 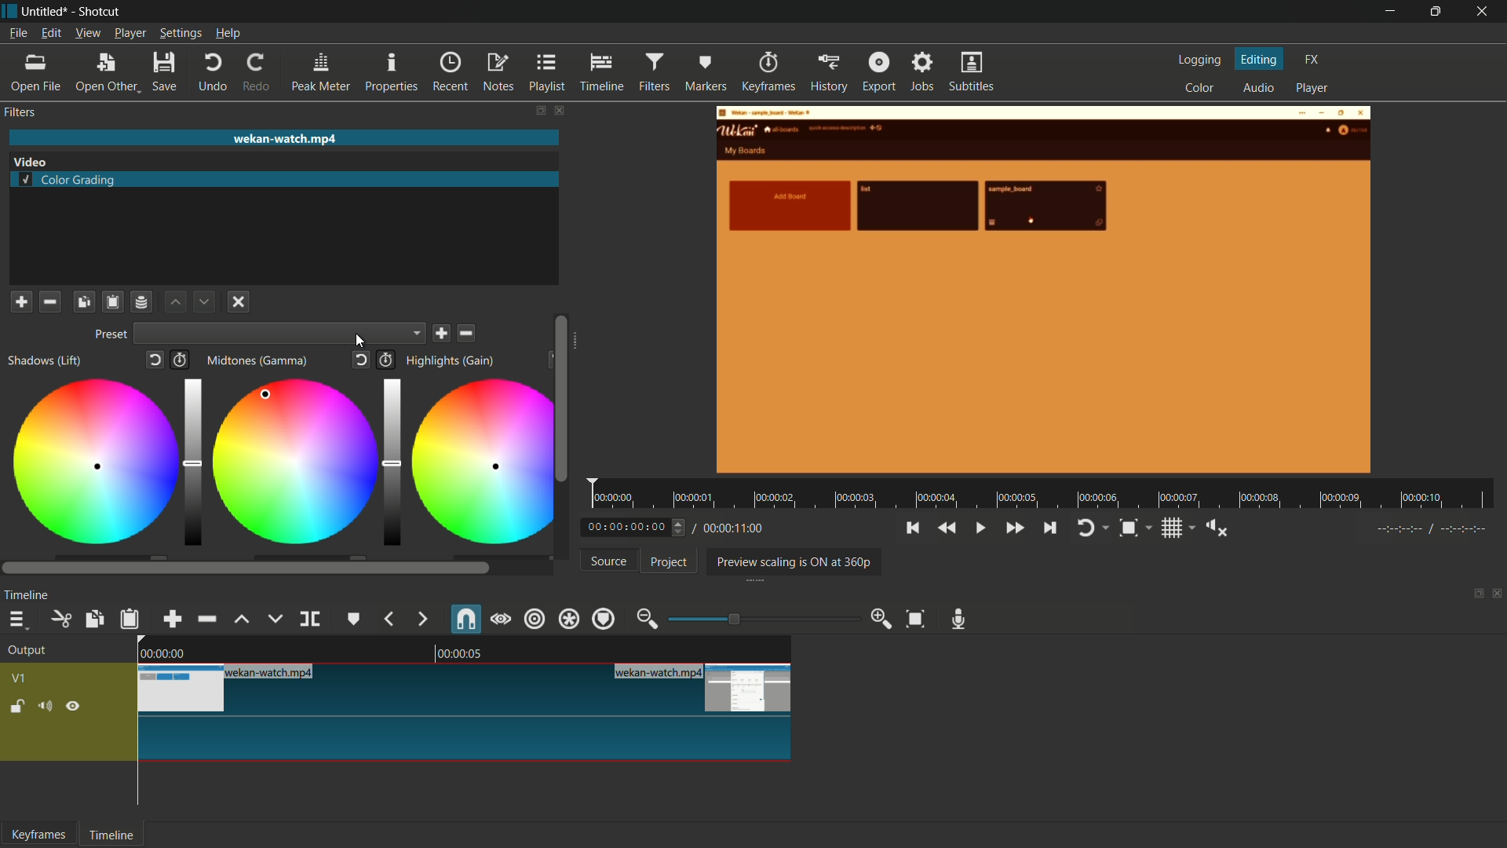 I want to click on logging, so click(x=1198, y=60).